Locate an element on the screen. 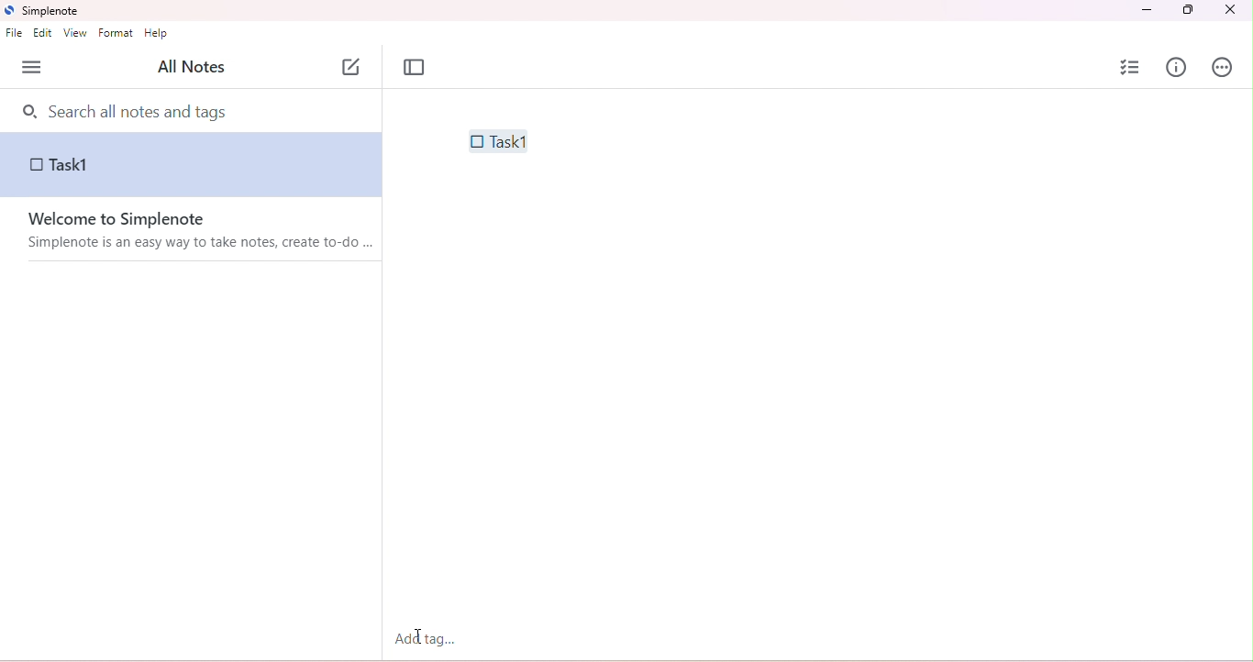 This screenshot has width=1253, height=662. all notes is located at coordinates (190, 68).